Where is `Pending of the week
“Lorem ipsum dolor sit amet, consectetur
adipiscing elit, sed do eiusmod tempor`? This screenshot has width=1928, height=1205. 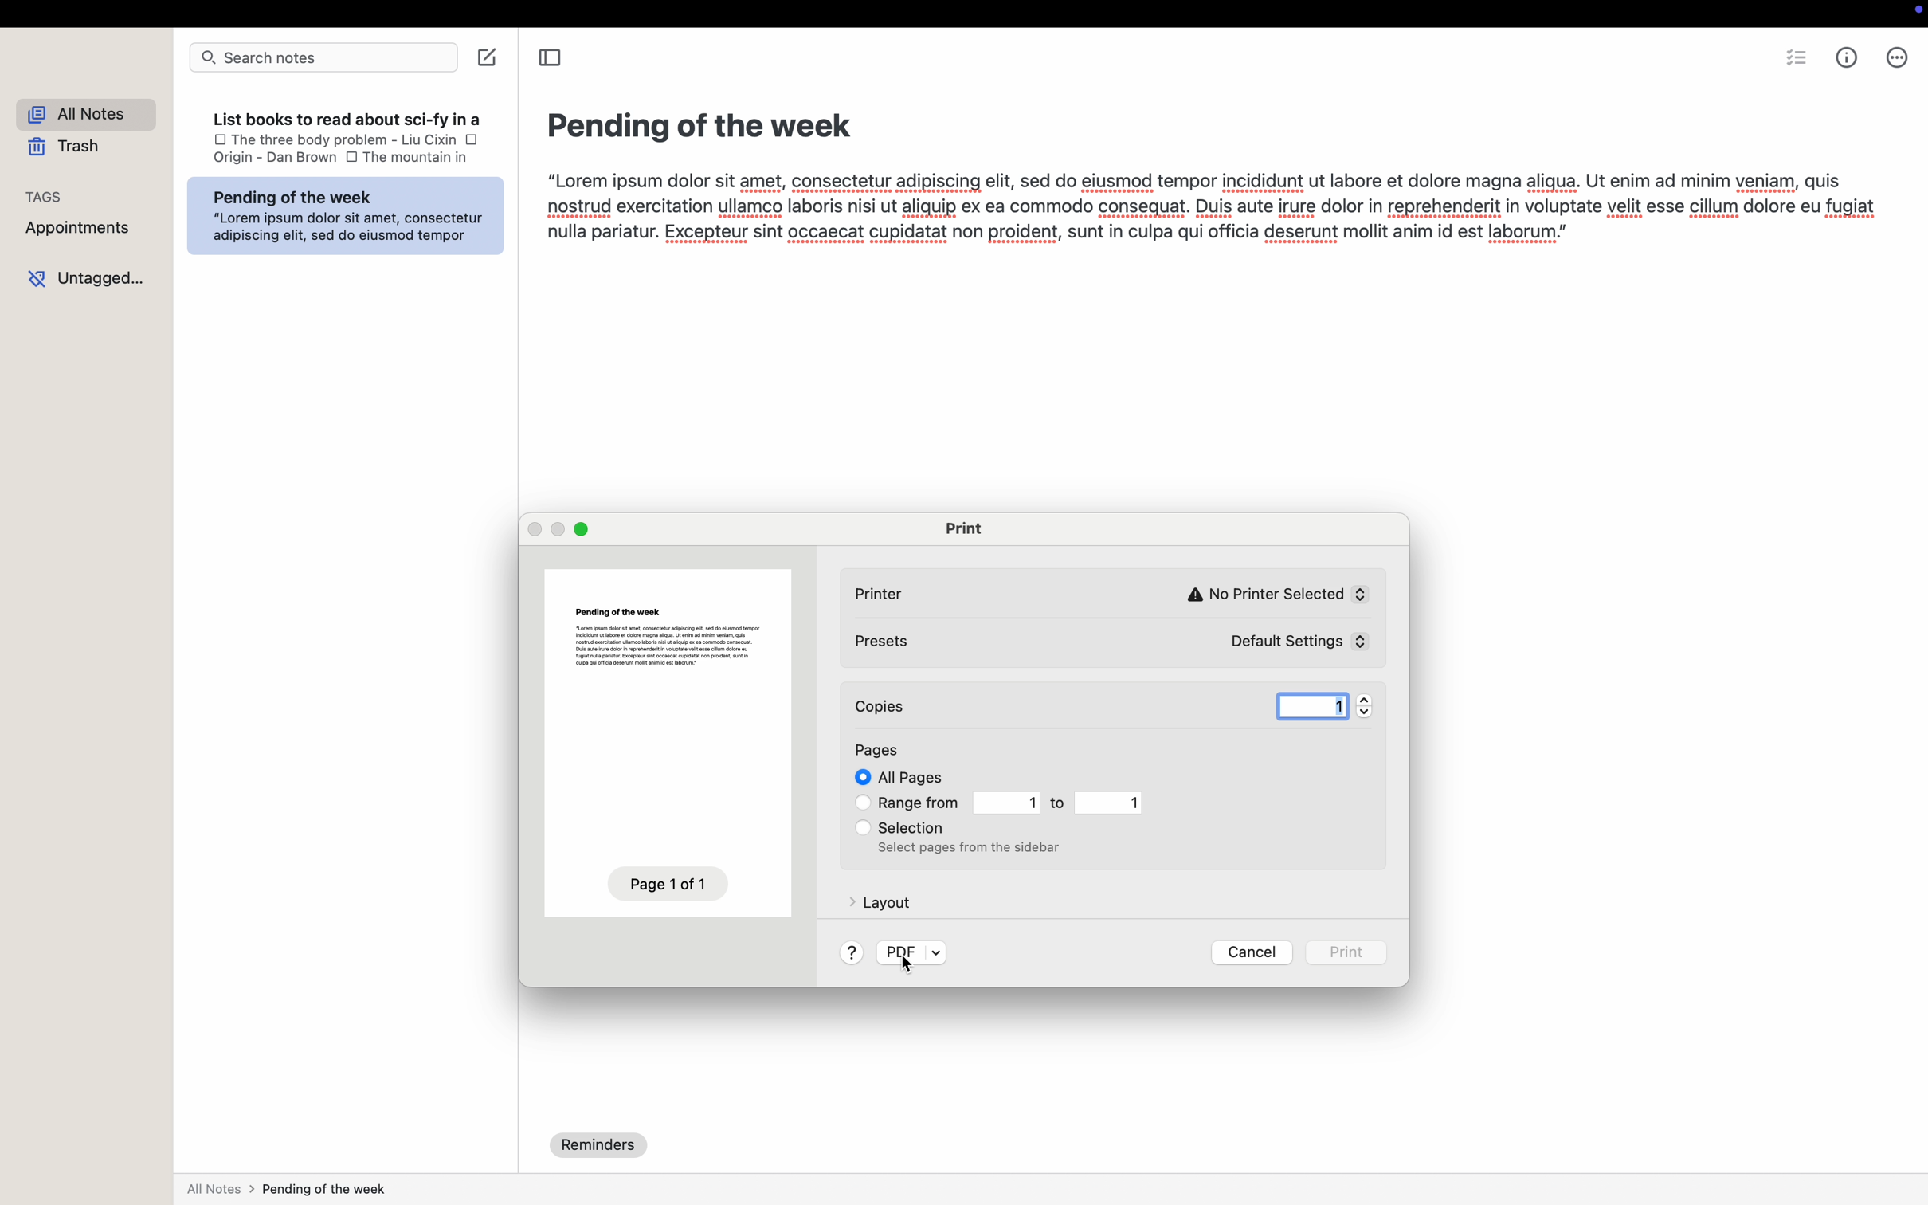 Pending of the week
“Lorem ipsum dolor sit amet, consectetur
adipiscing elit, sed do eiusmod tempor is located at coordinates (350, 215).